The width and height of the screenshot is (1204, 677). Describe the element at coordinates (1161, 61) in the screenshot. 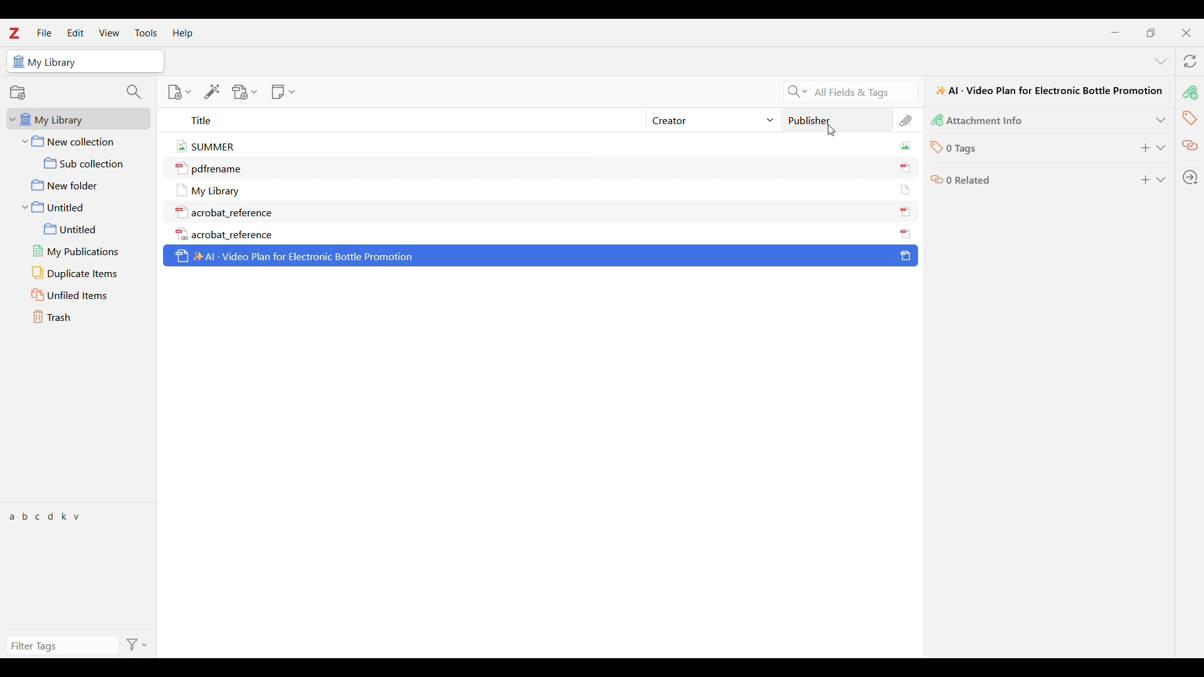

I see `List all tabs` at that location.